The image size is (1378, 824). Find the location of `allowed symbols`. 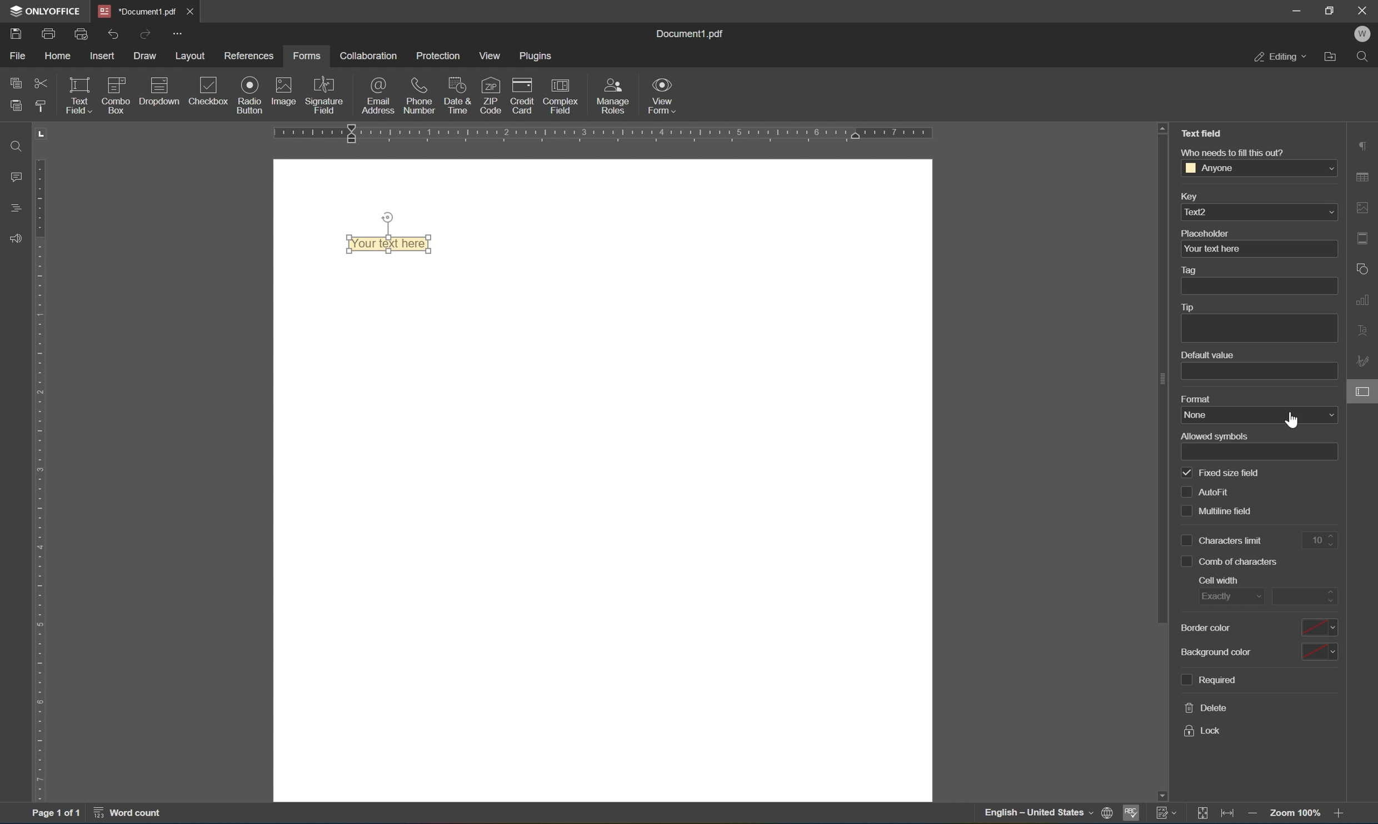

allowed symbols is located at coordinates (1210, 436).